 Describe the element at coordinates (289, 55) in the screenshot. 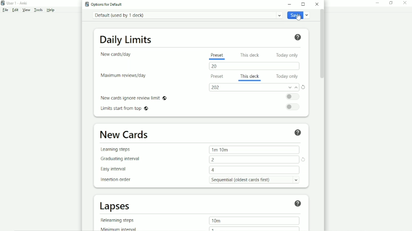

I see `Today only` at that location.